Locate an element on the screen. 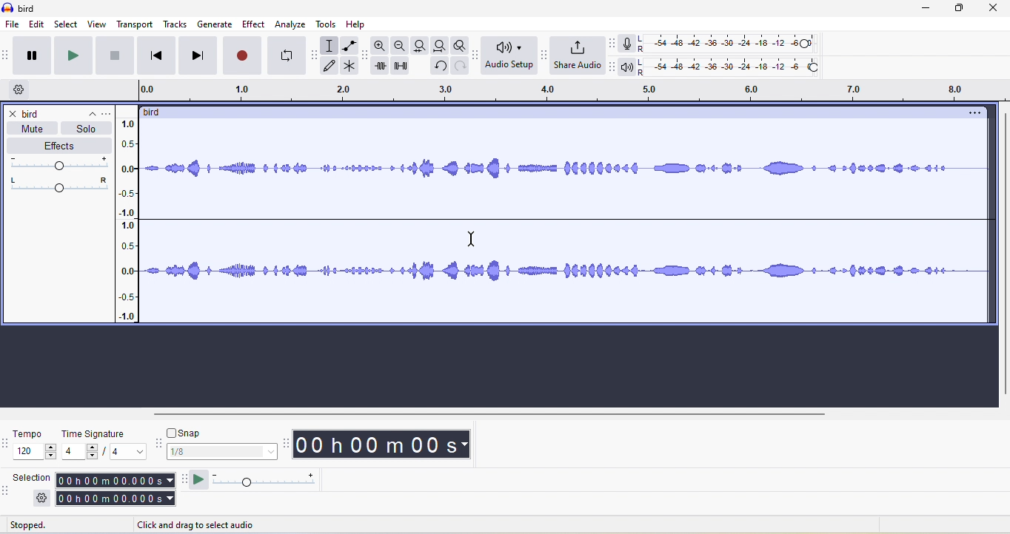 Image resolution: width=1010 pixels, height=534 pixels. draw tool is located at coordinates (333, 67).